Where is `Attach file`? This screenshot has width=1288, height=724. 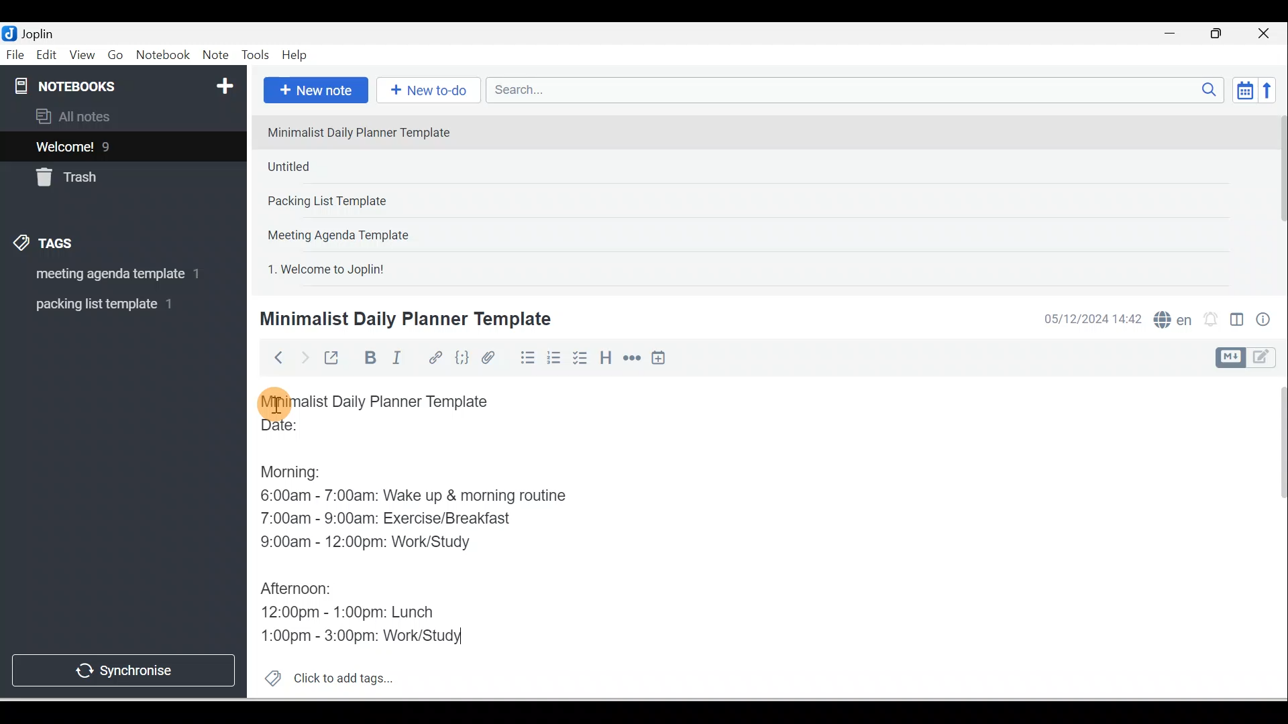
Attach file is located at coordinates (492, 357).